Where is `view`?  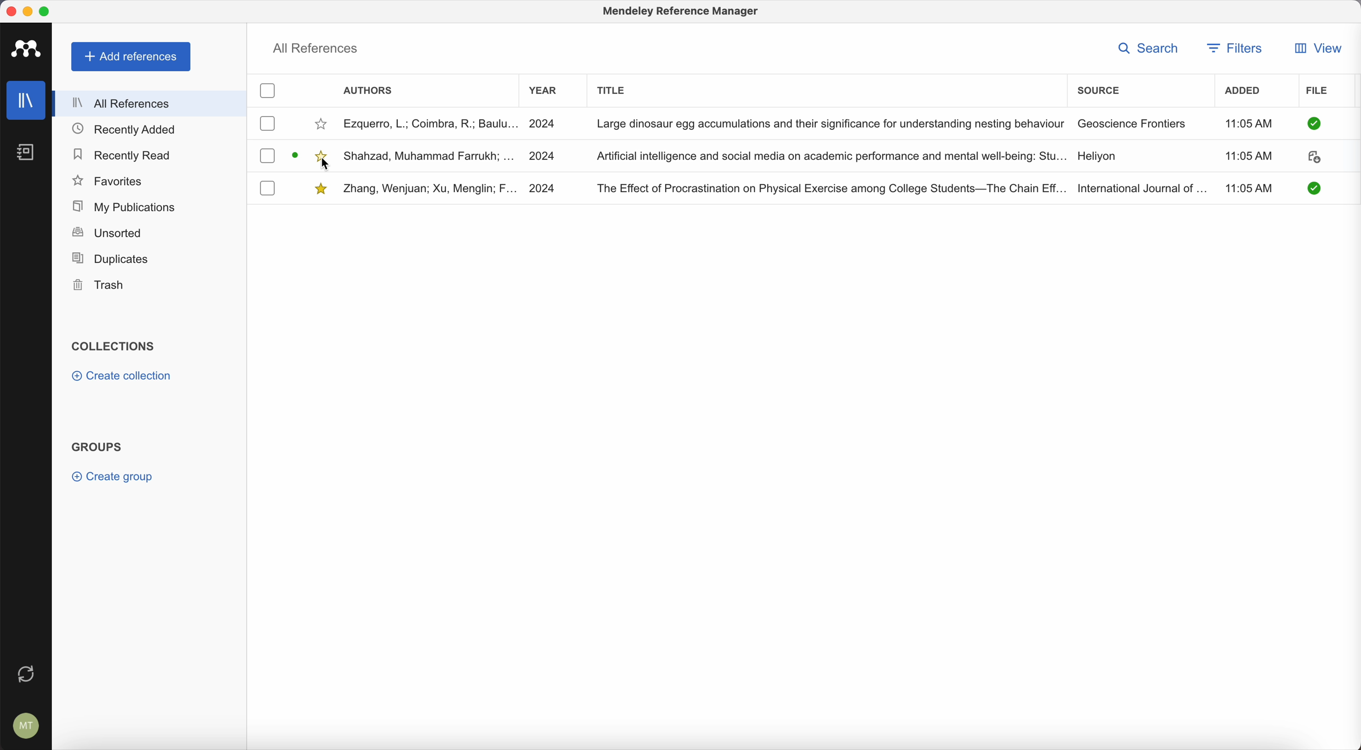 view is located at coordinates (1317, 48).